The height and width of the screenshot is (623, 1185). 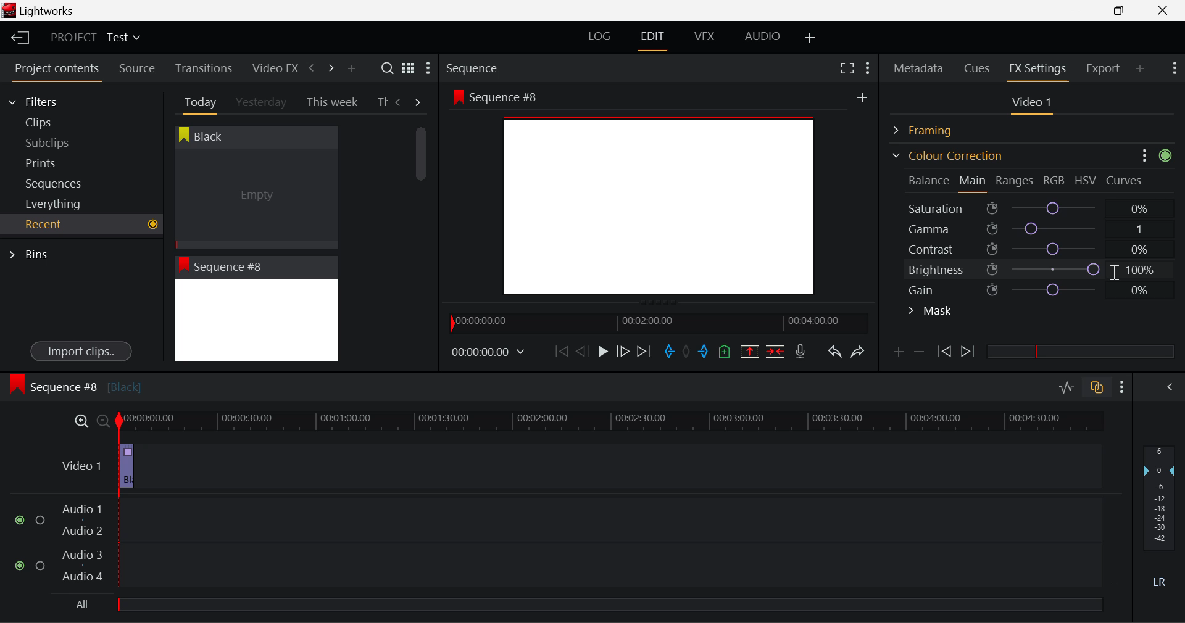 What do you see at coordinates (1097, 386) in the screenshot?
I see `Toggle audio track sync` at bounding box center [1097, 386].